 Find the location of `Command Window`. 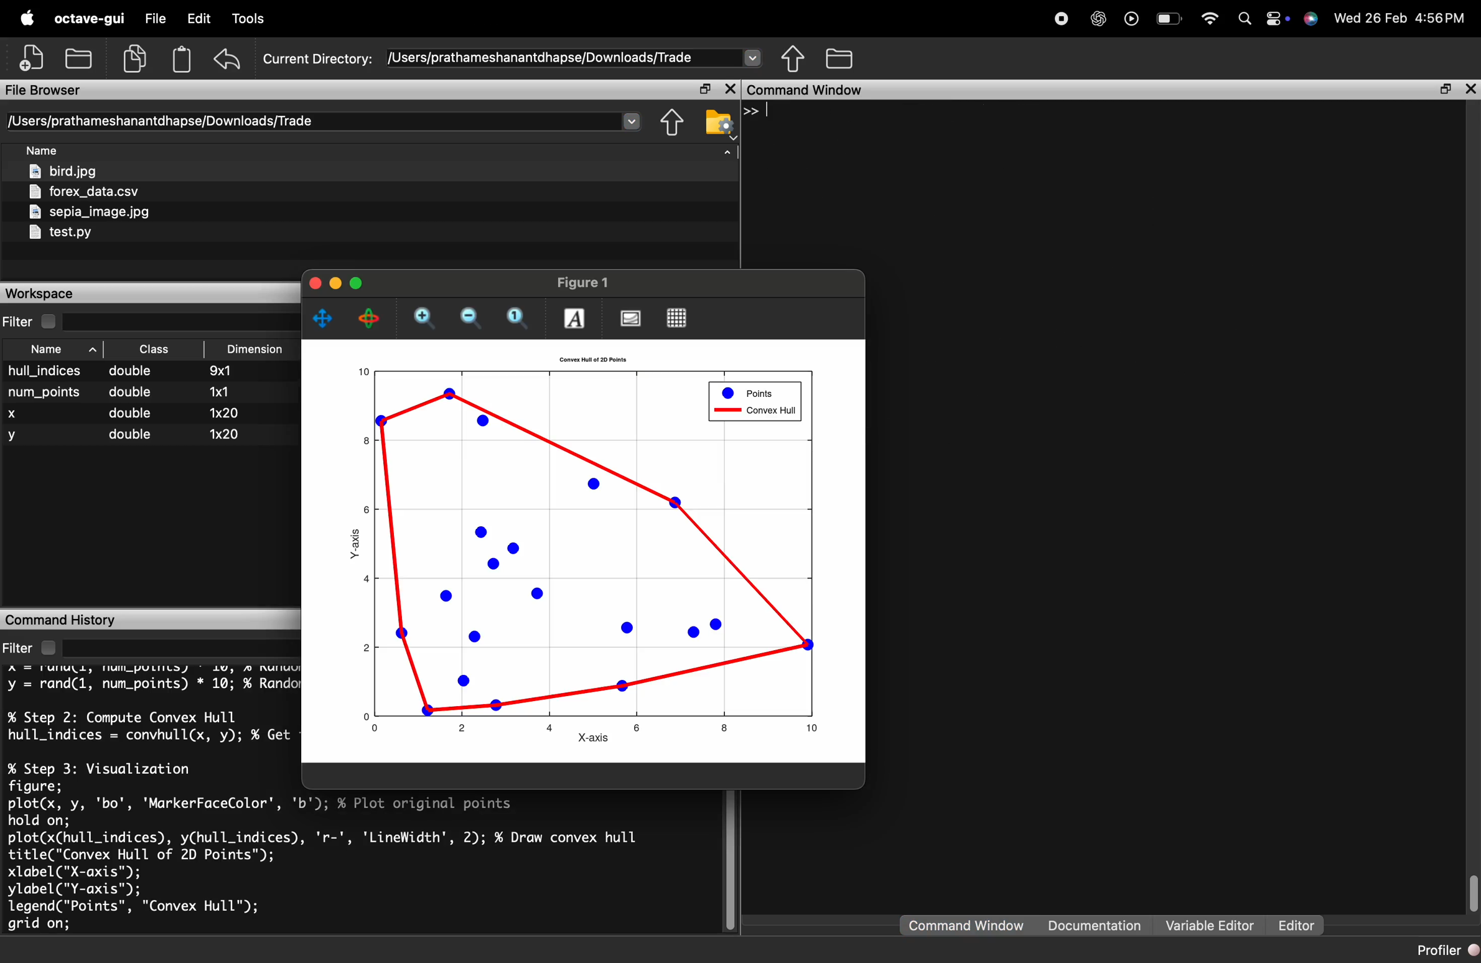

Command Window is located at coordinates (810, 90).